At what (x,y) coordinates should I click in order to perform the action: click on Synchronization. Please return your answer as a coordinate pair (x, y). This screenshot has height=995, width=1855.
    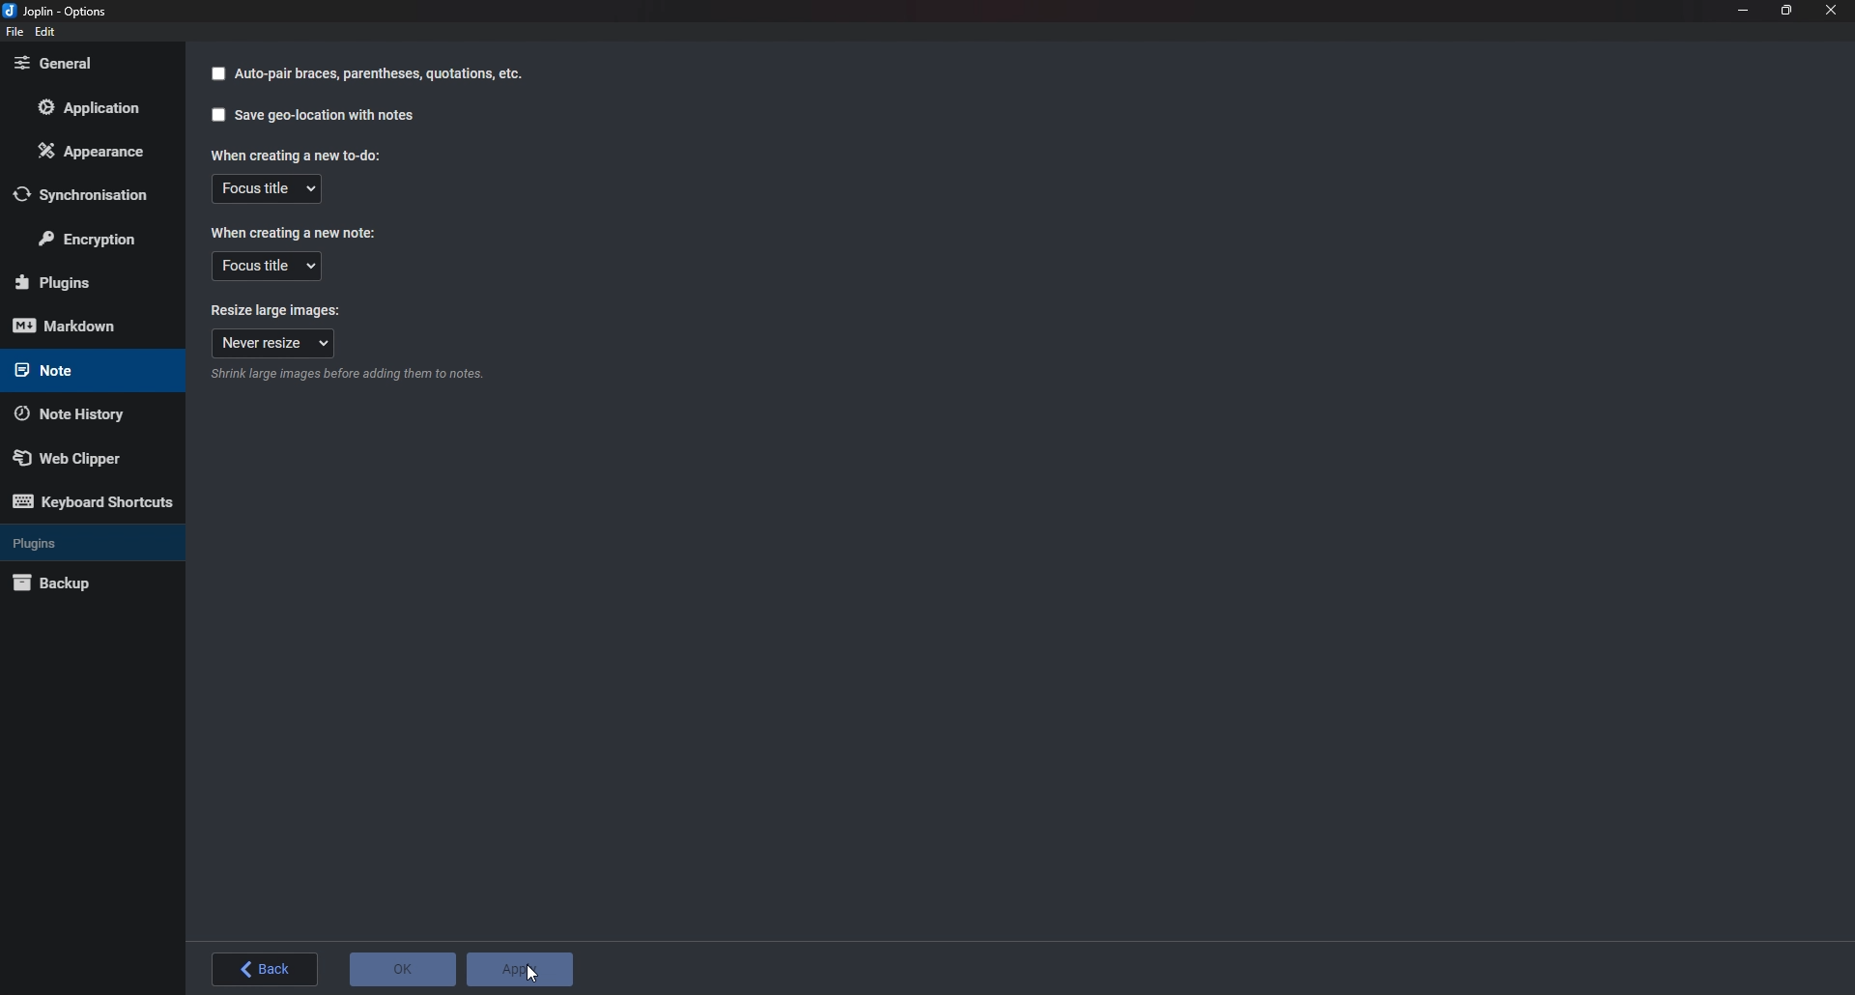
    Looking at the image, I should click on (90, 194).